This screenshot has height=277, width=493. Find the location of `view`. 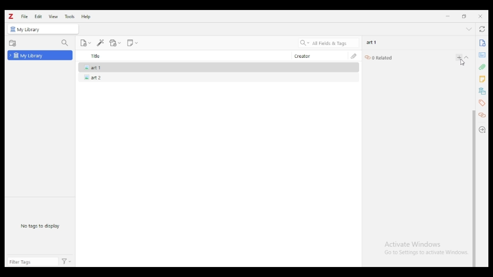

view is located at coordinates (54, 17).